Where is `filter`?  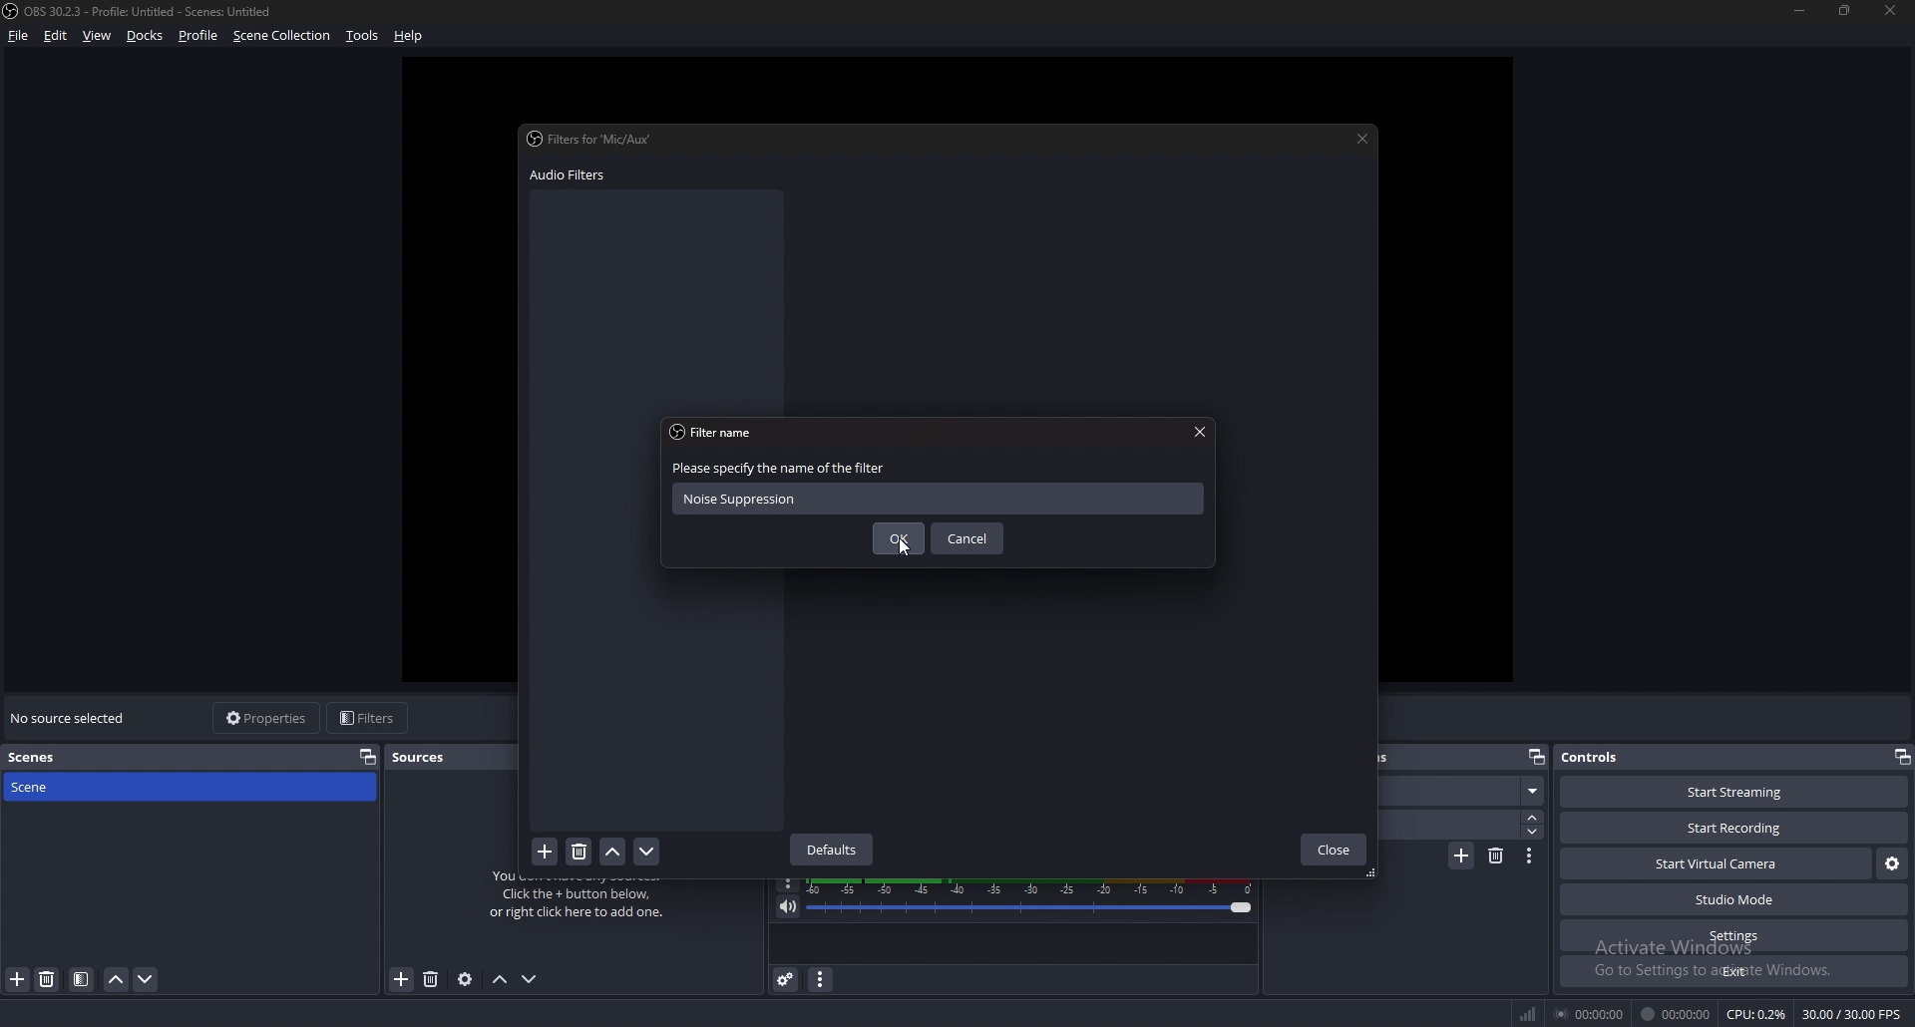
filter is located at coordinates (82, 979).